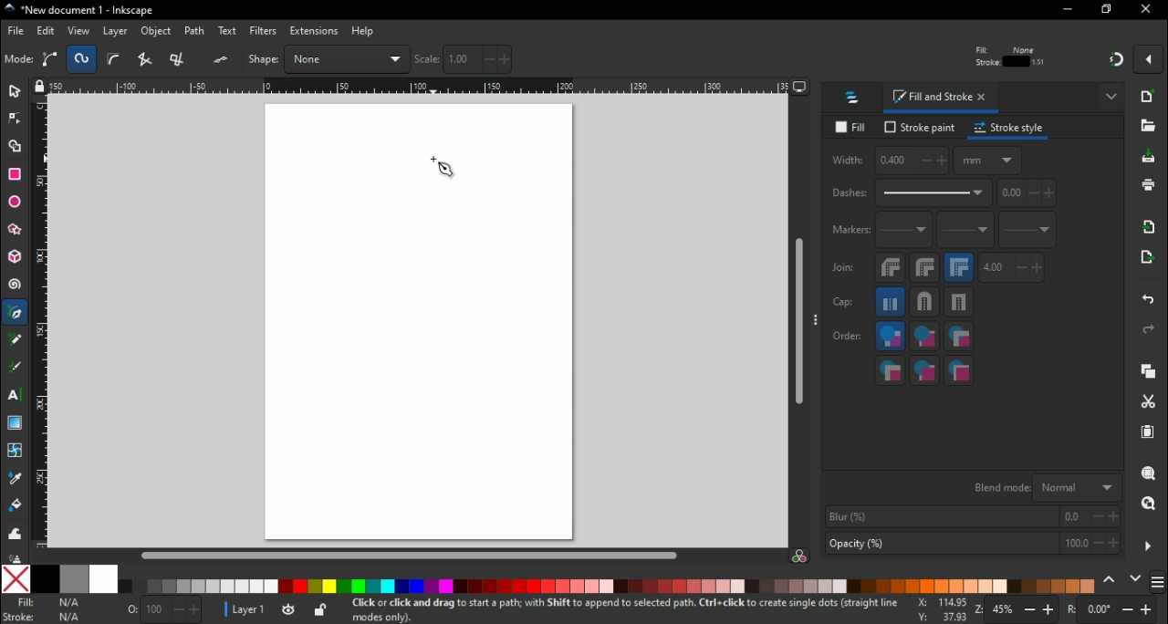  What do you see at coordinates (1148, 433) in the screenshot?
I see `paste` at bounding box center [1148, 433].